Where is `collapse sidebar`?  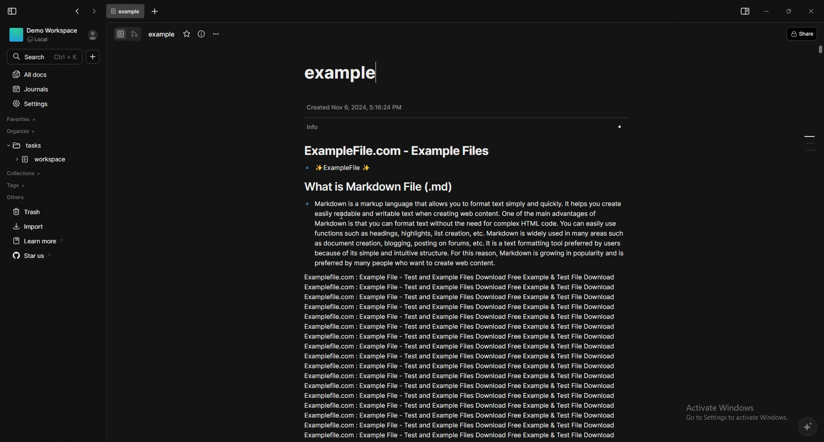
collapse sidebar is located at coordinates (12, 11).